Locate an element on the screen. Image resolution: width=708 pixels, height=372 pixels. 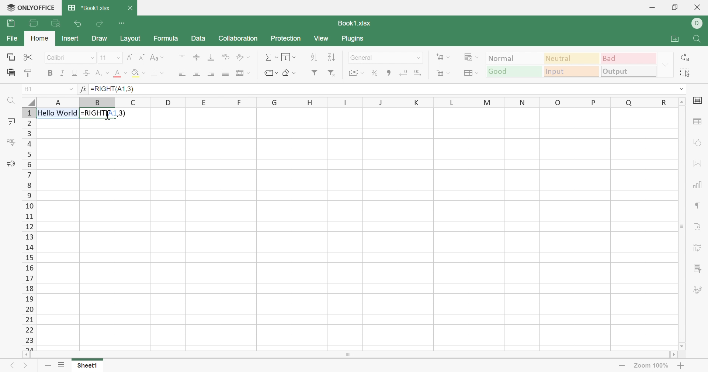
Copy style is located at coordinates (28, 72).